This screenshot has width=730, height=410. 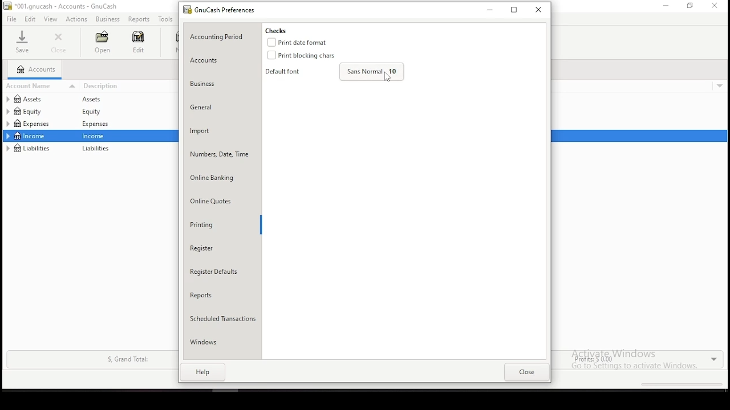 I want to click on edit, so click(x=138, y=42).